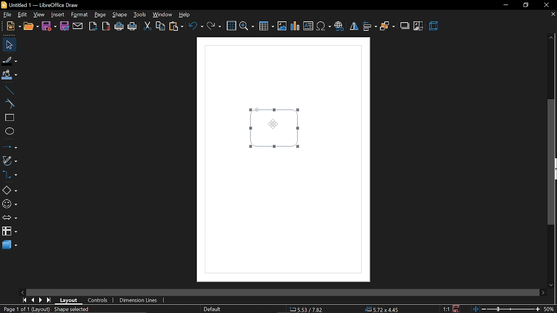  Describe the element at coordinates (121, 15) in the screenshot. I see `shape` at that location.